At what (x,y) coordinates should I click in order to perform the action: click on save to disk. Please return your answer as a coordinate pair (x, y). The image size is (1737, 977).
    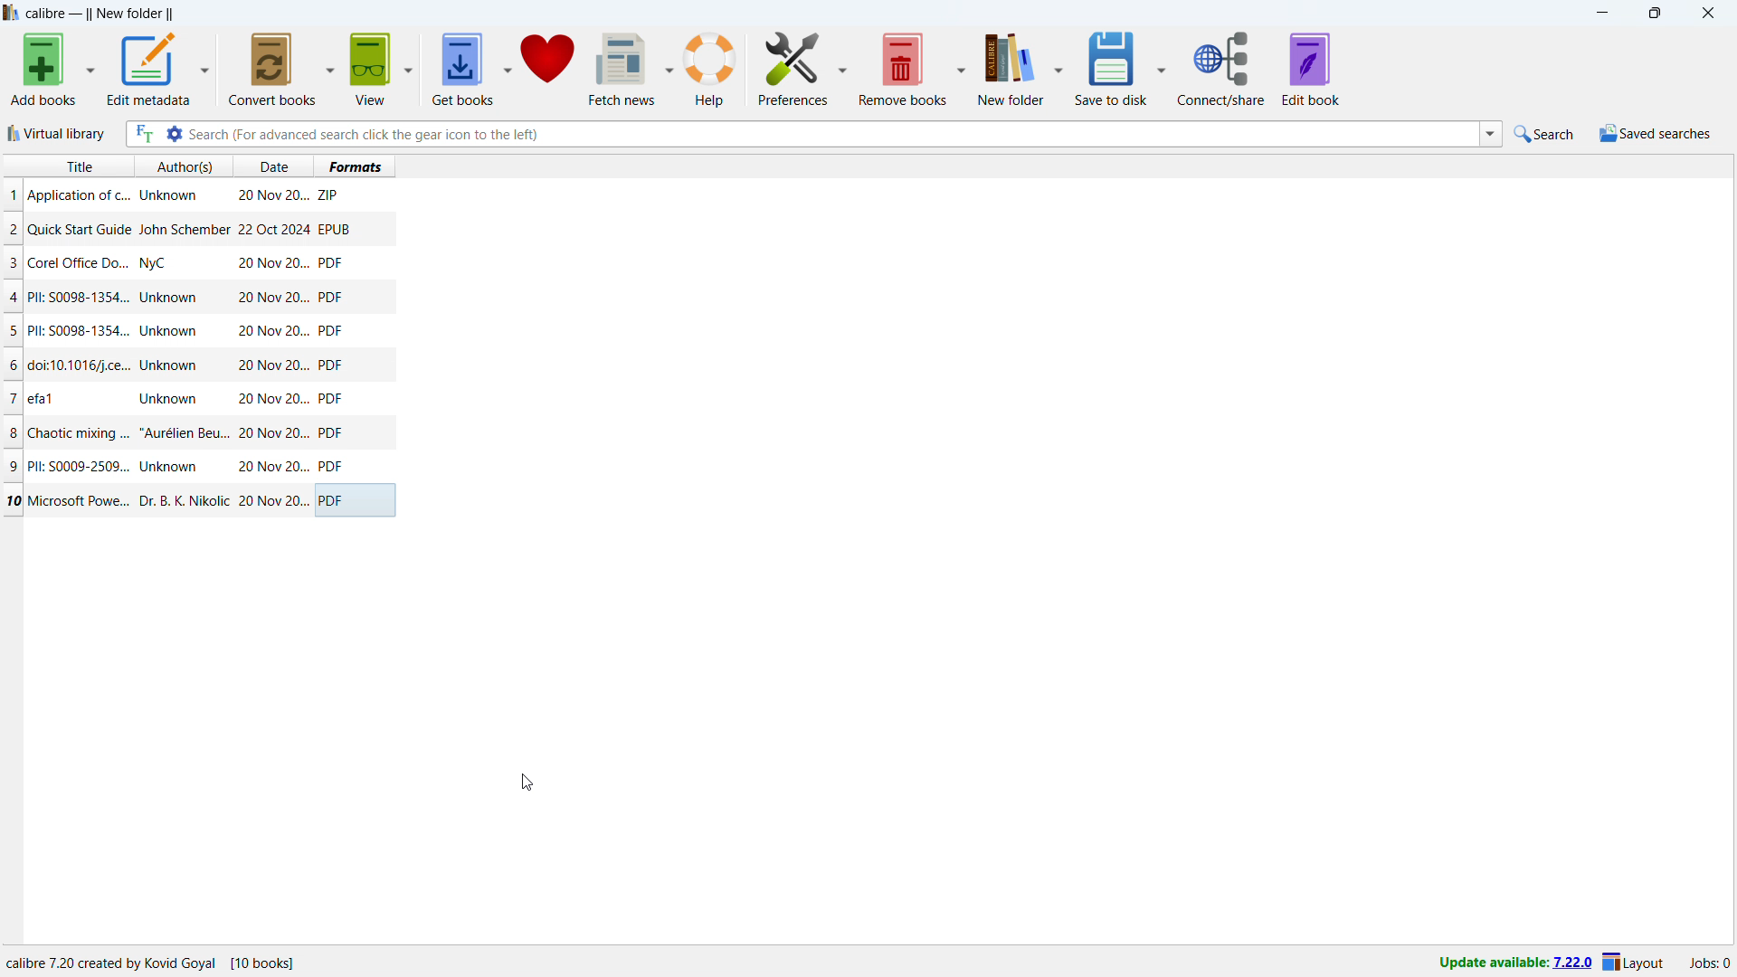
    Looking at the image, I should click on (1113, 67).